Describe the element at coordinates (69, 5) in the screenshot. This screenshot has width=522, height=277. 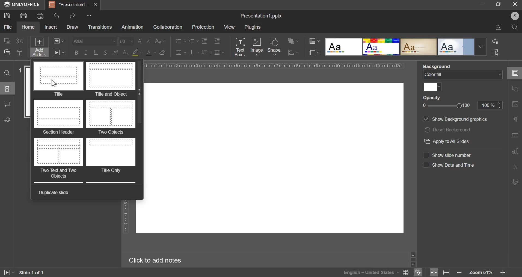
I see `tab 1` at that location.